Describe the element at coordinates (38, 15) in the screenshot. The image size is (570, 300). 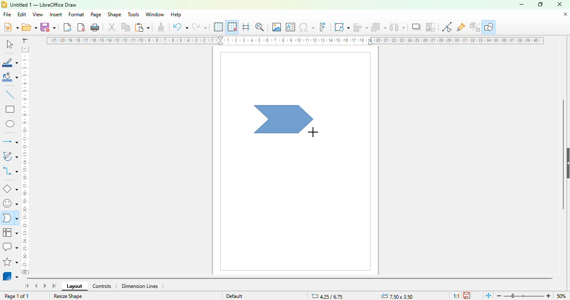
I see `view` at that location.